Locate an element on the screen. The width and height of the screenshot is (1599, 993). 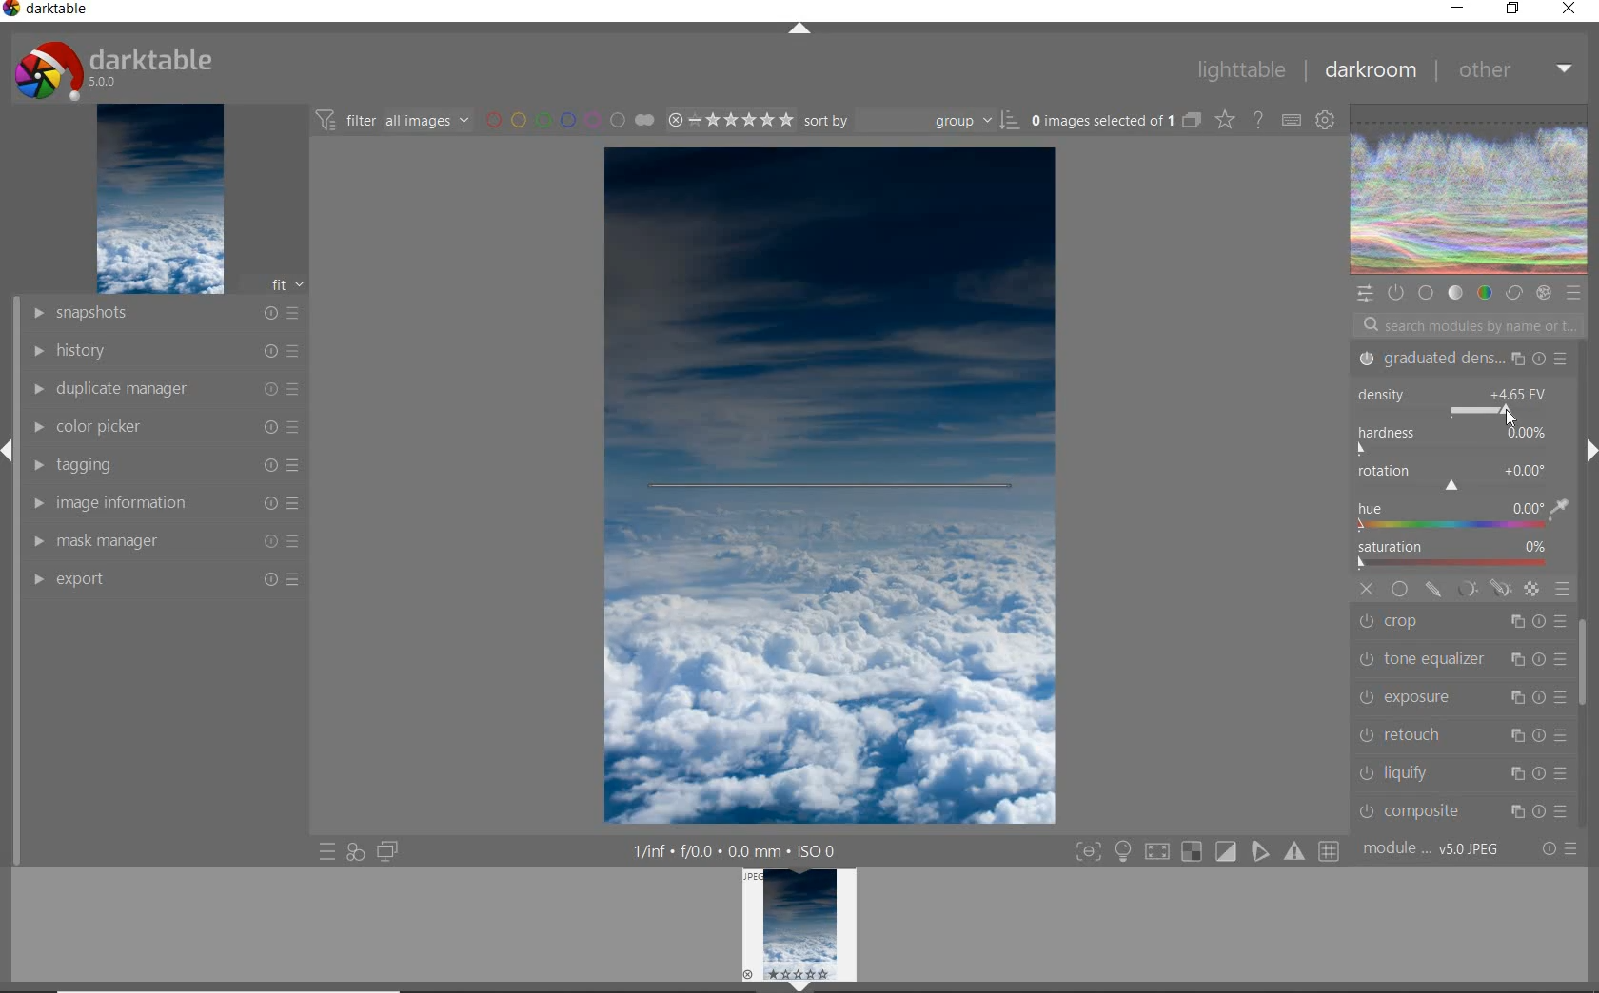
CORRECT is located at coordinates (1513, 292).